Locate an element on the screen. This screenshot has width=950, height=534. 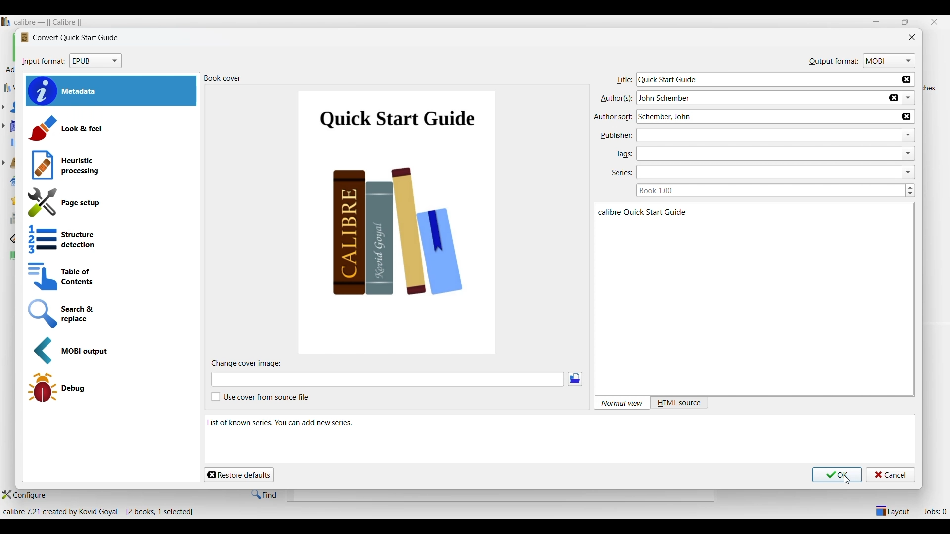
Delete title is located at coordinates (908, 80).